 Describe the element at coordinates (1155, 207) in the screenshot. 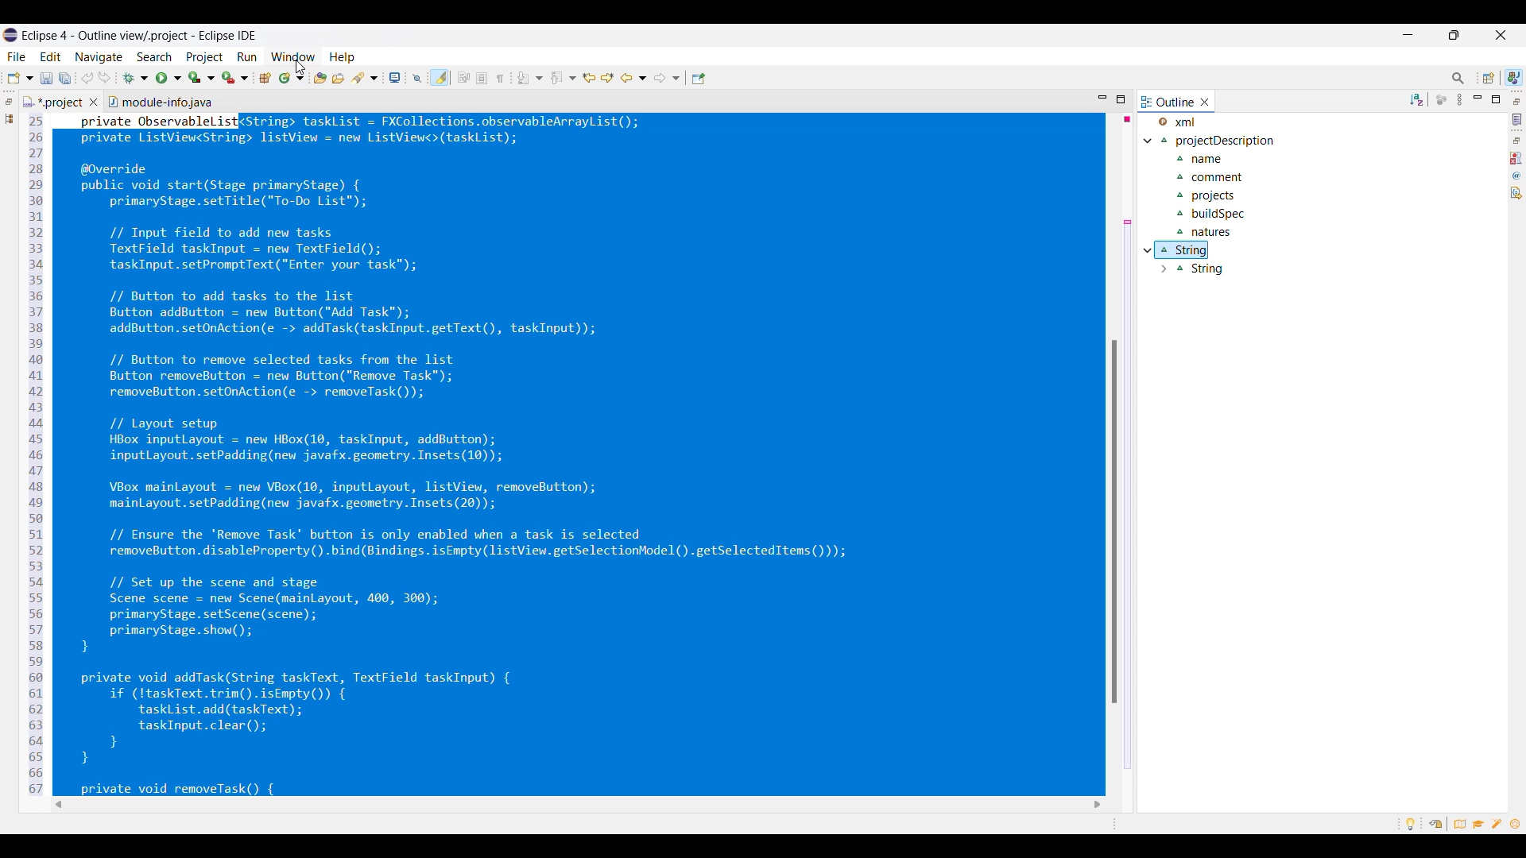

I see `Expand/Collapse` at that location.